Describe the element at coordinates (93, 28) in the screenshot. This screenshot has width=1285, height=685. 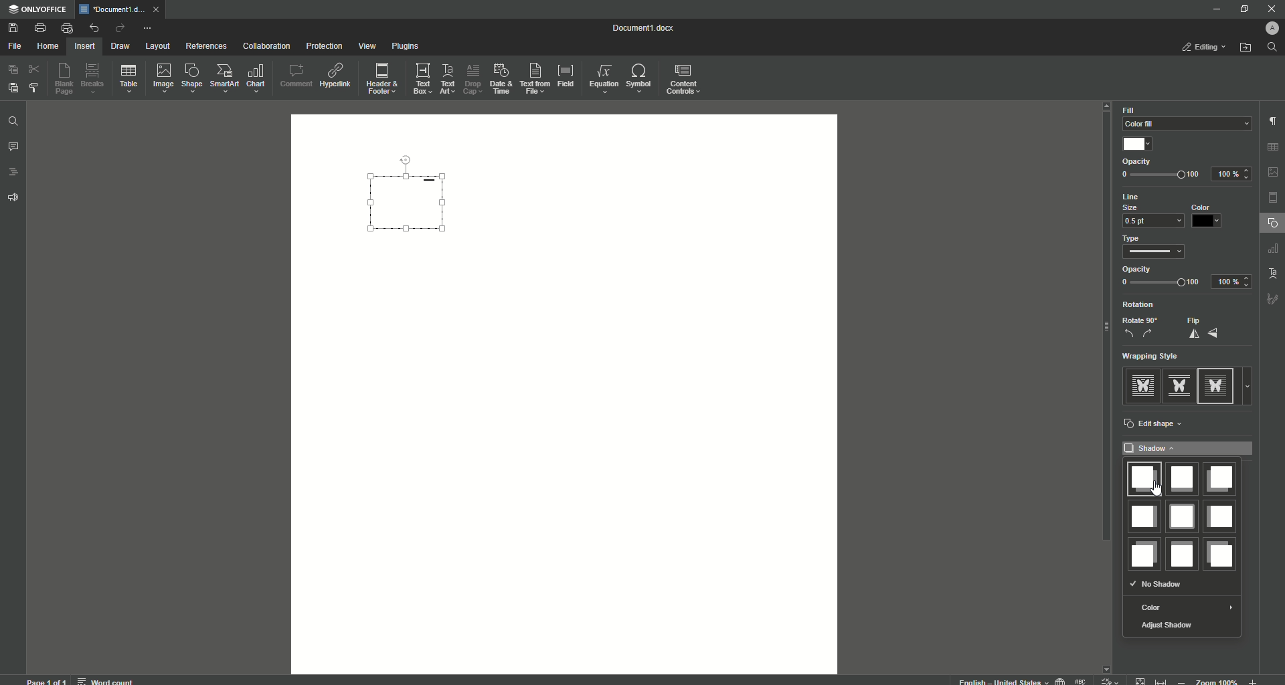
I see `Undo` at that location.